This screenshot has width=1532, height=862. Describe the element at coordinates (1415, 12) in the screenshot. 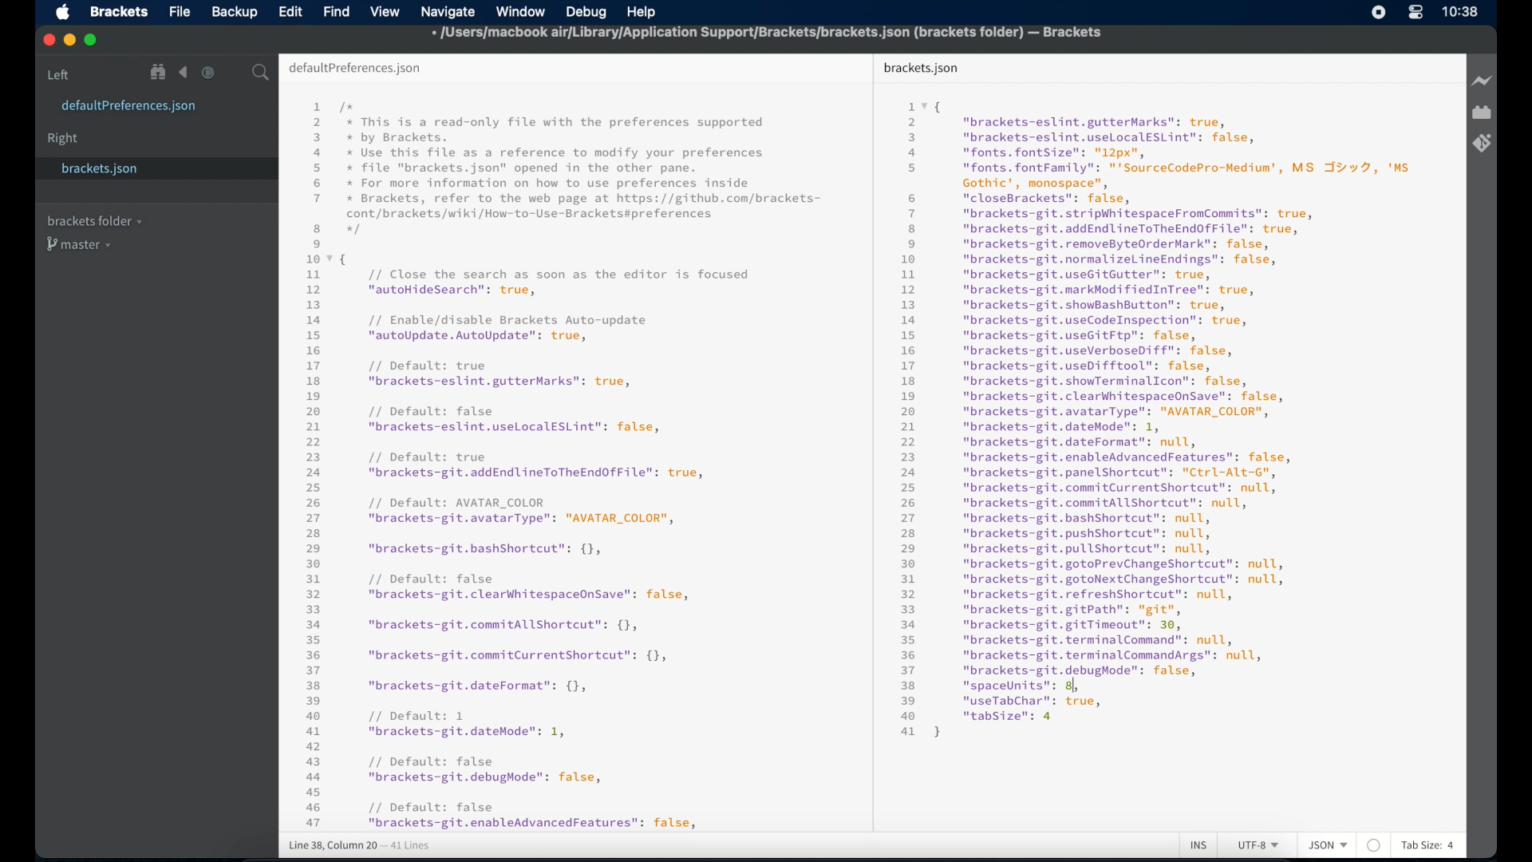

I see `control center` at that location.